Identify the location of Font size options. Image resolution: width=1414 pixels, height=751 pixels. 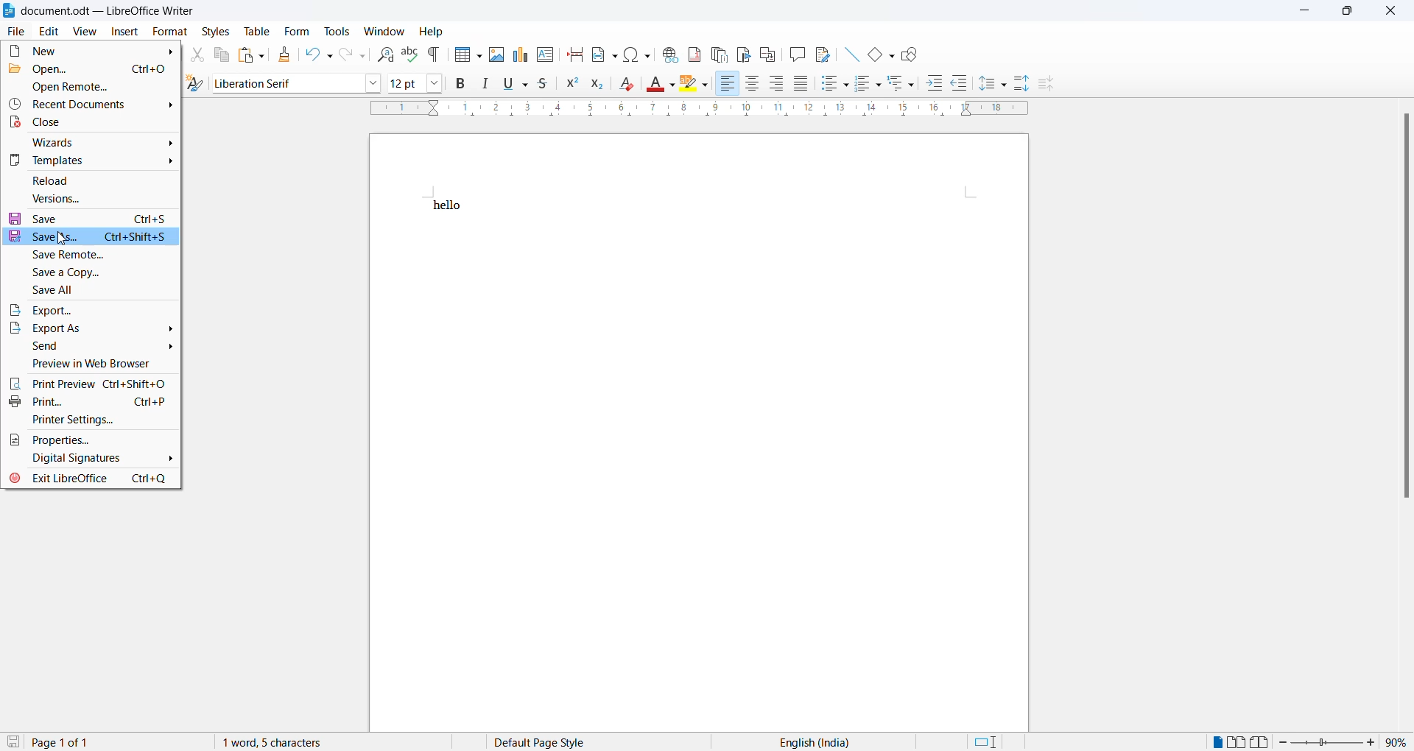
(436, 84).